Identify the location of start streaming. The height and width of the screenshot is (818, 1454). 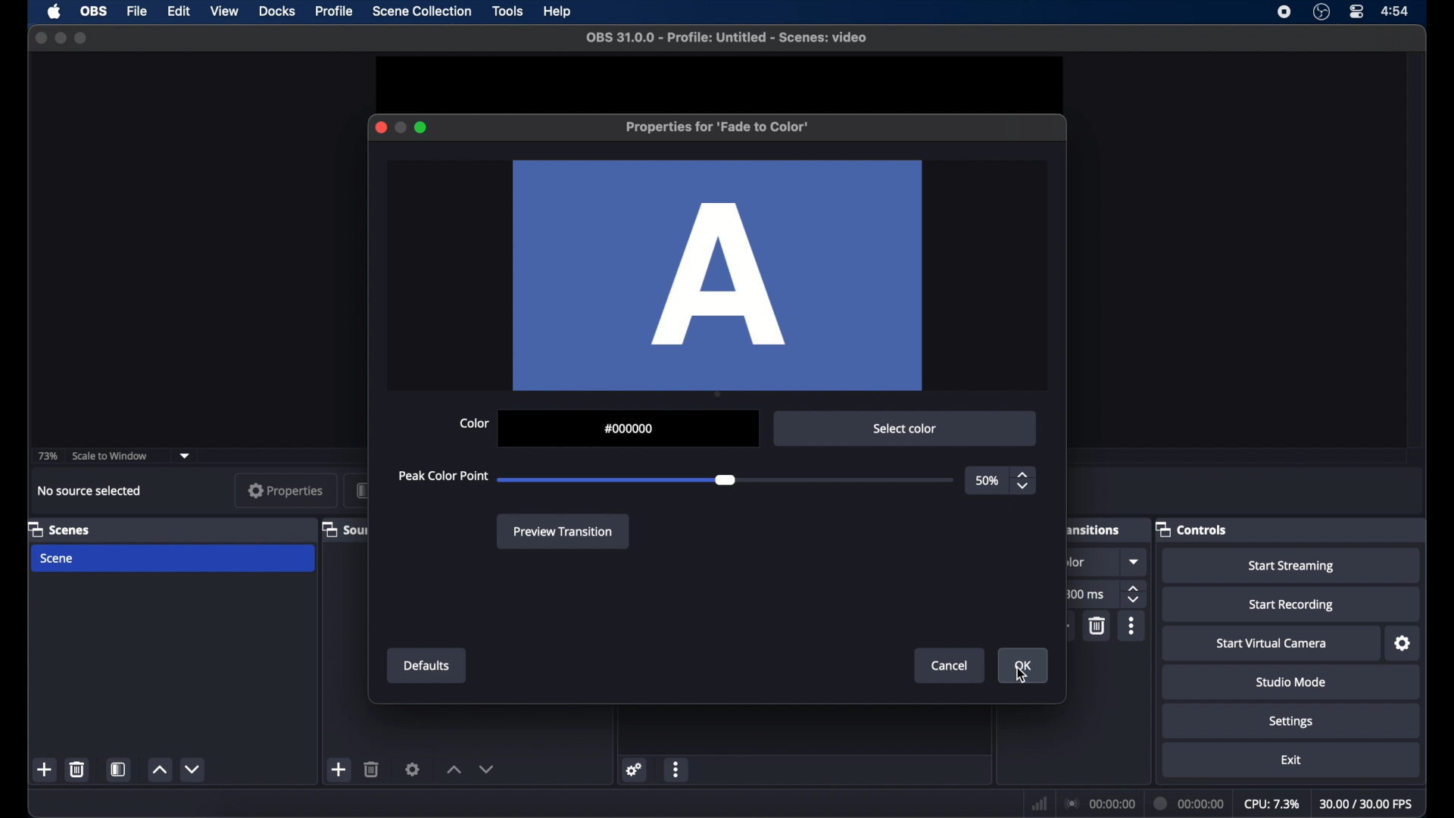
(1292, 567).